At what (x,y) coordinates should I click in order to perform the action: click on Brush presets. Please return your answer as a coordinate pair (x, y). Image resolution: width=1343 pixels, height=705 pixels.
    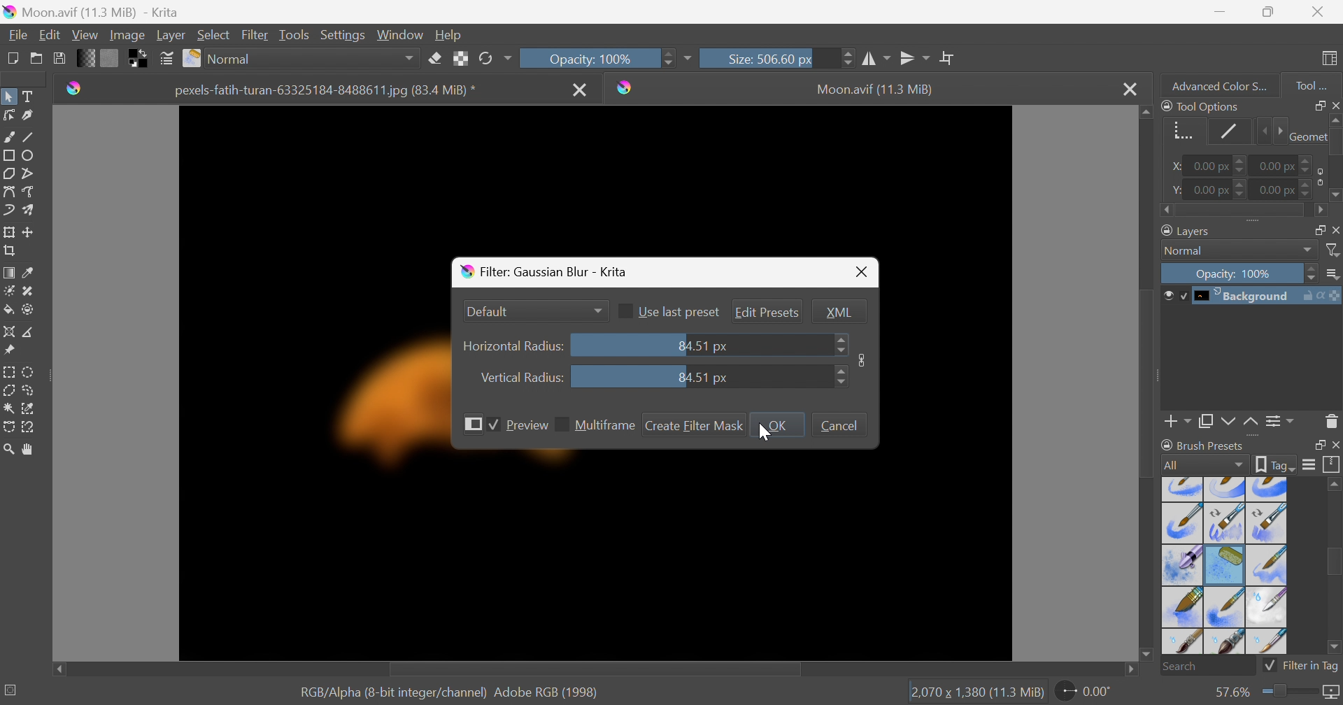
    Looking at the image, I should click on (1205, 447).